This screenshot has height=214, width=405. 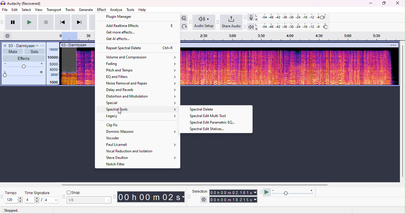 What do you see at coordinates (141, 77) in the screenshot?
I see `EQ and filters` at bounding box center [141, 77].